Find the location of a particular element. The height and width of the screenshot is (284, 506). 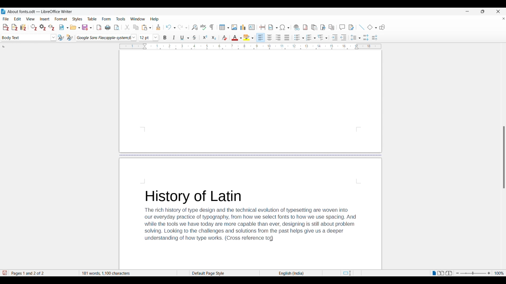

Decrease paragraph spacing is located at coordinates (375, 37).